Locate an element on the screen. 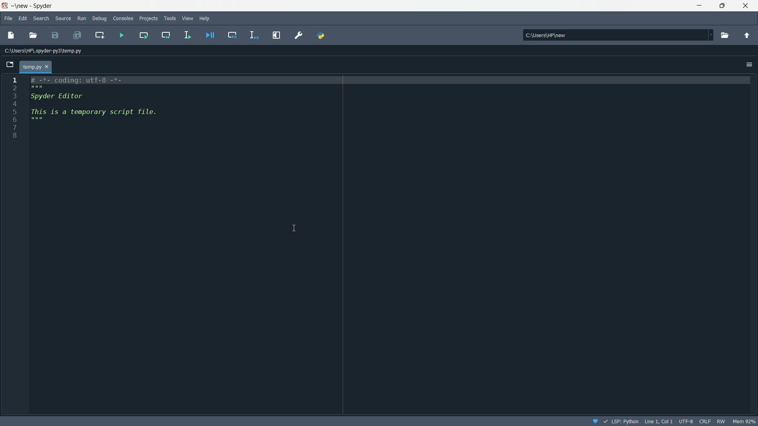  Run file (F5) is located at coordinates (118, 34).